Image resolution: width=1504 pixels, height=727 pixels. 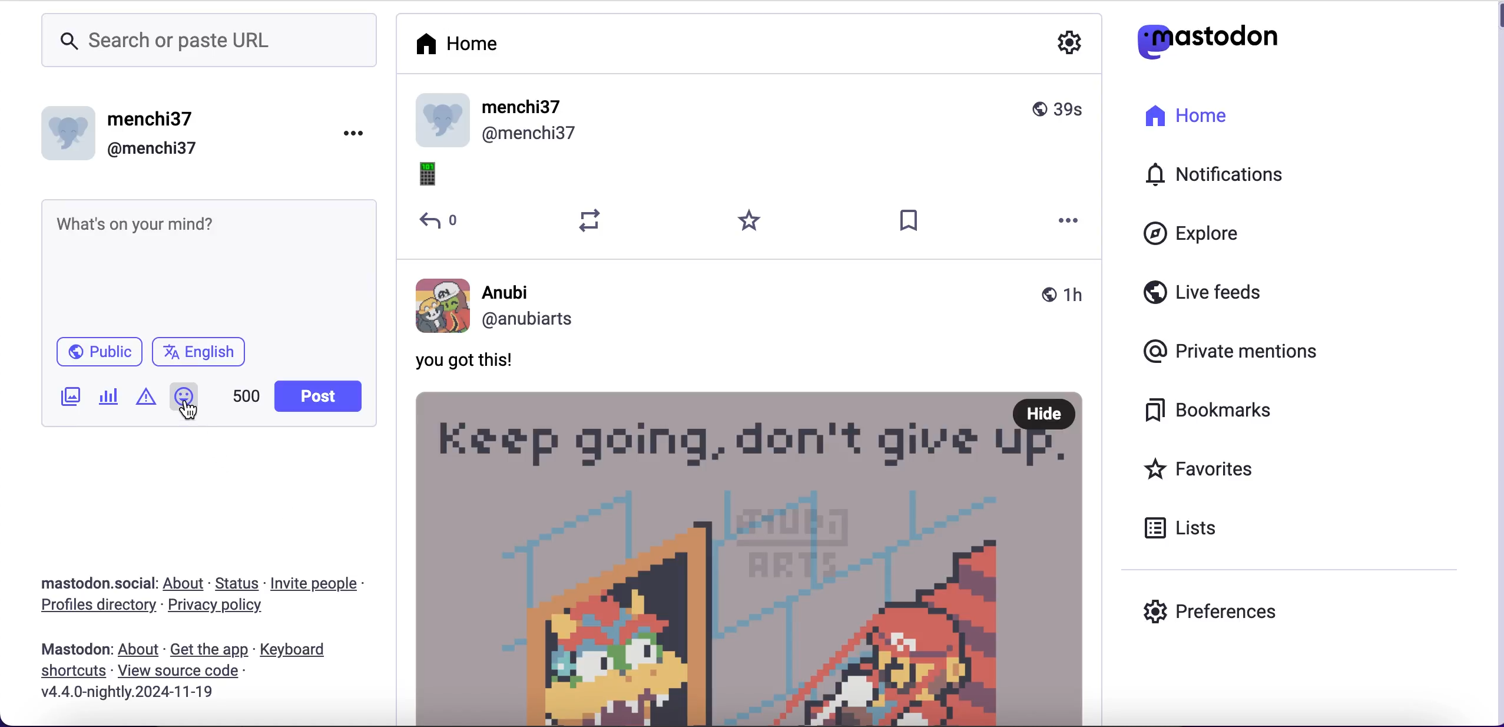 I want to click on search or paste url, so click(x=208, y=42).